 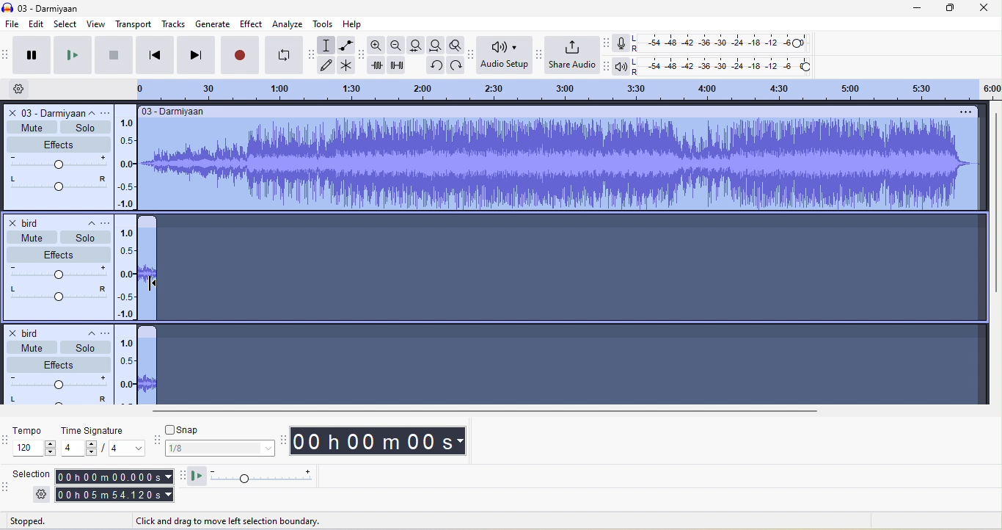 I want to click on 00 h 00 m 00 s , so click(x=383, y=443).